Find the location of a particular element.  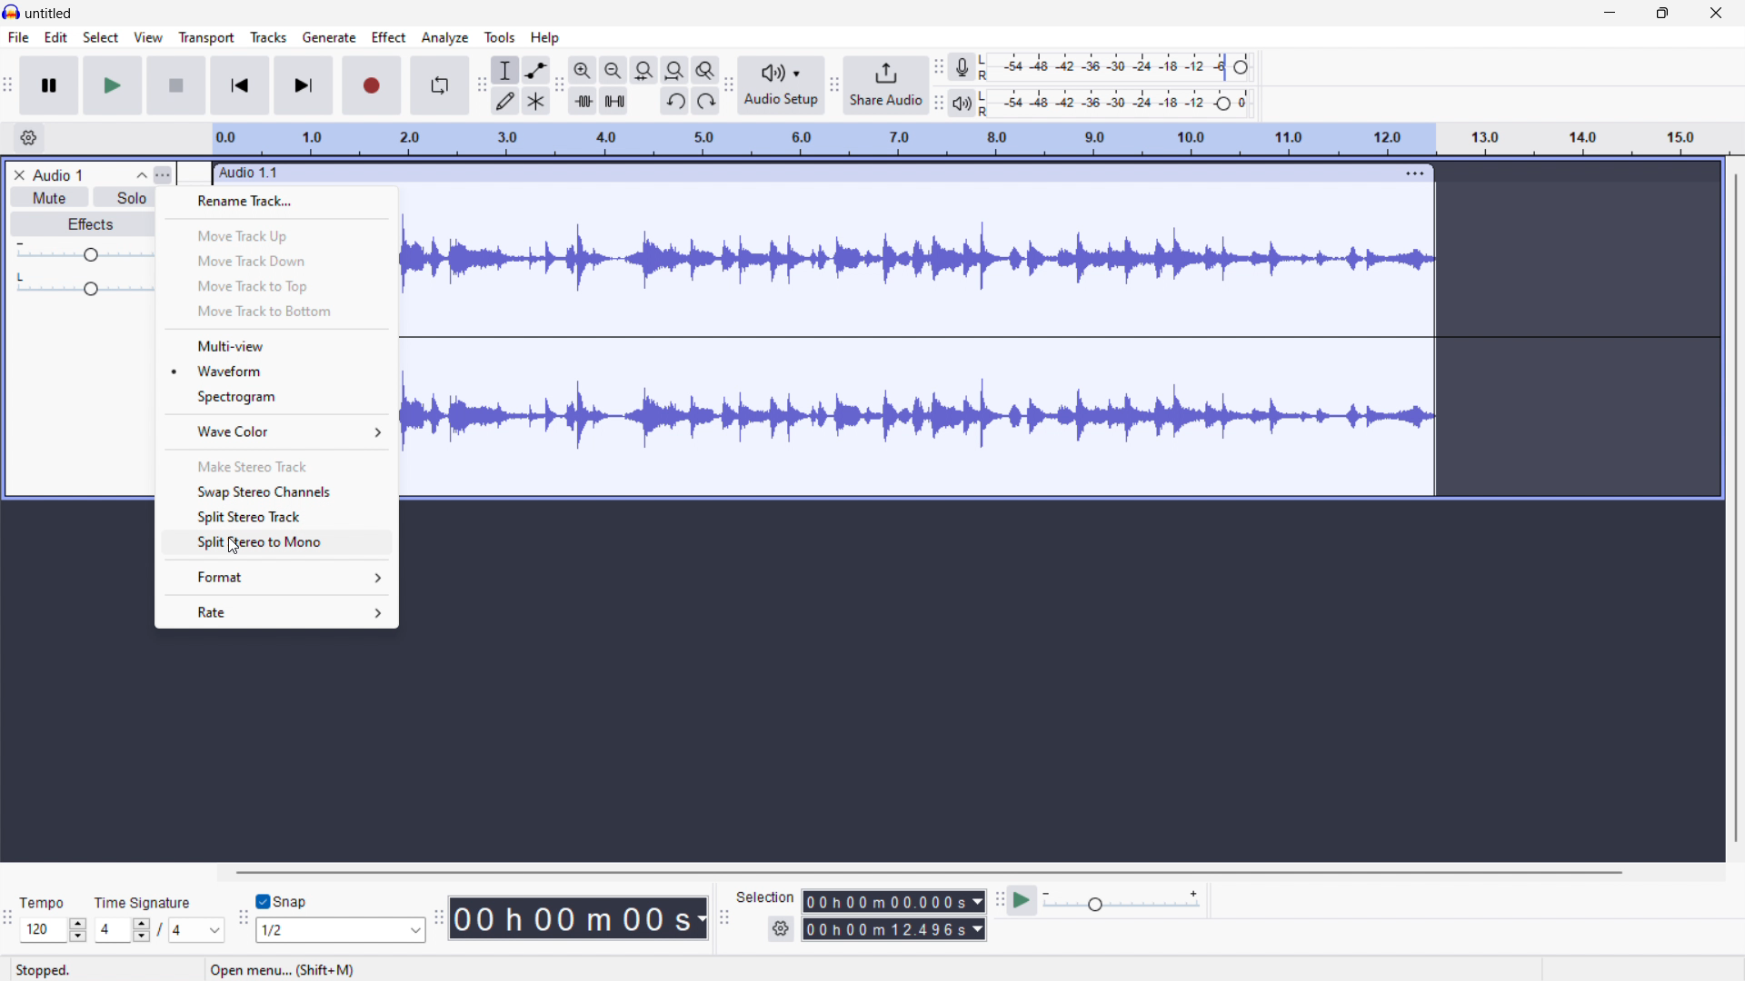

Audio is located at coordinates (58, 175).